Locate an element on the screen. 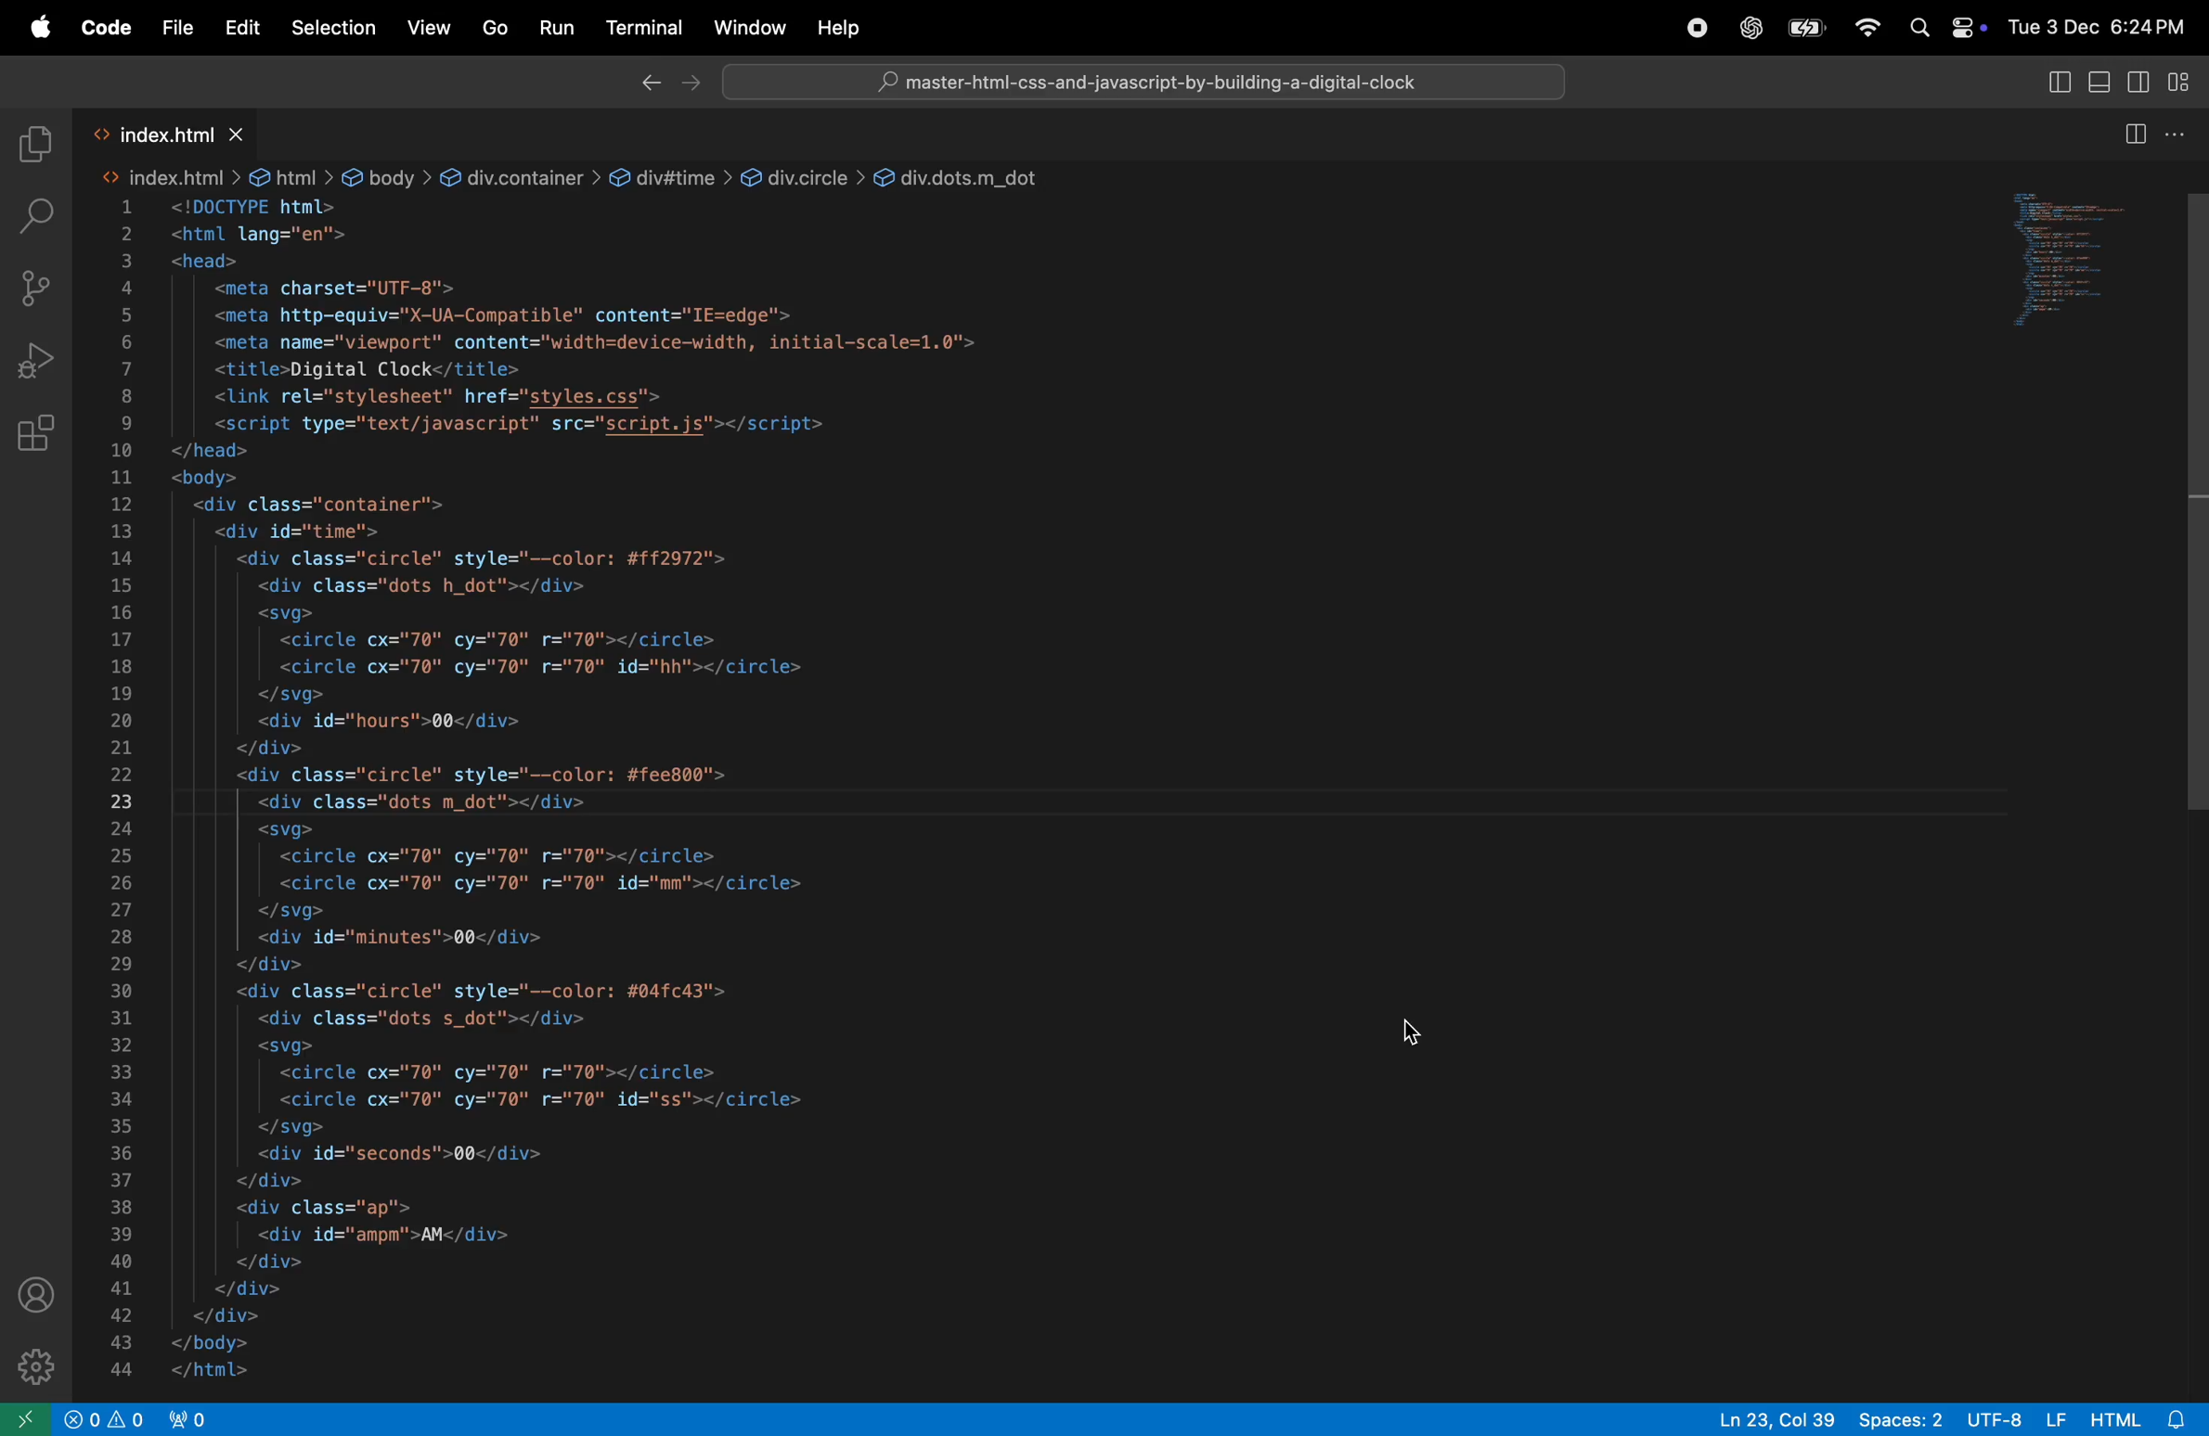  preview window is located at coordinates (2059, 262).